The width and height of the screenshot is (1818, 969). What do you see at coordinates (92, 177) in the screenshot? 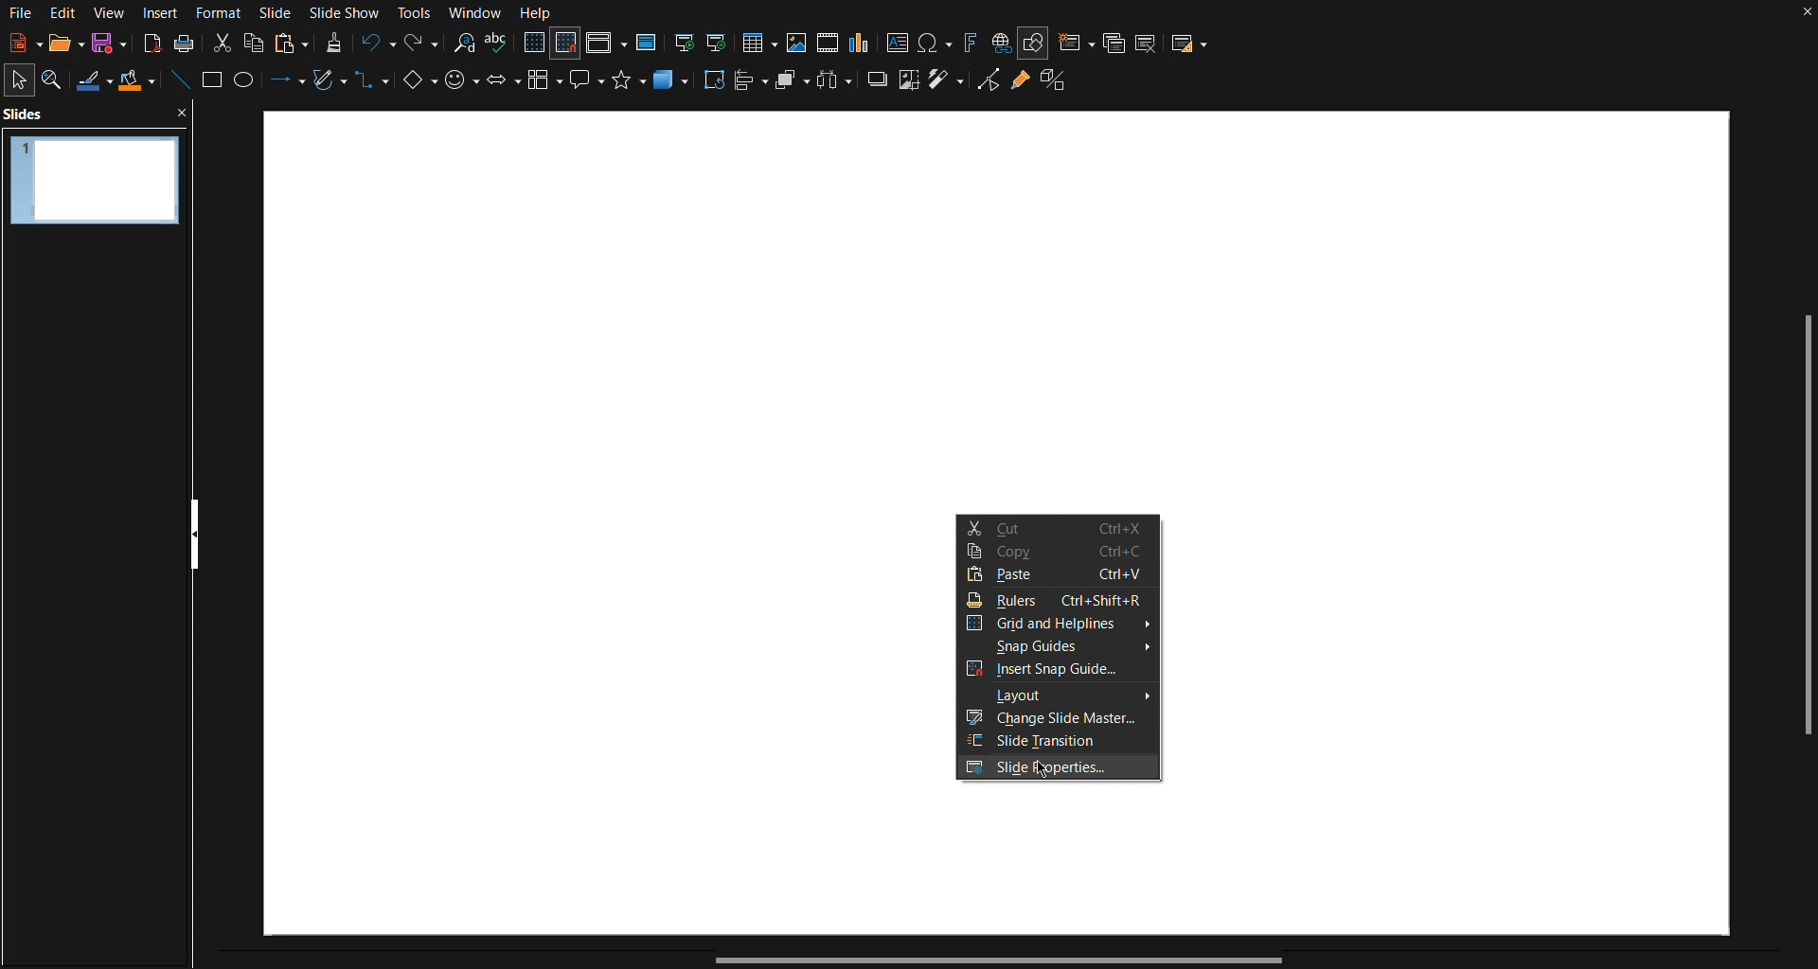
I see `Slide 1` at bounding box center [92, 177].